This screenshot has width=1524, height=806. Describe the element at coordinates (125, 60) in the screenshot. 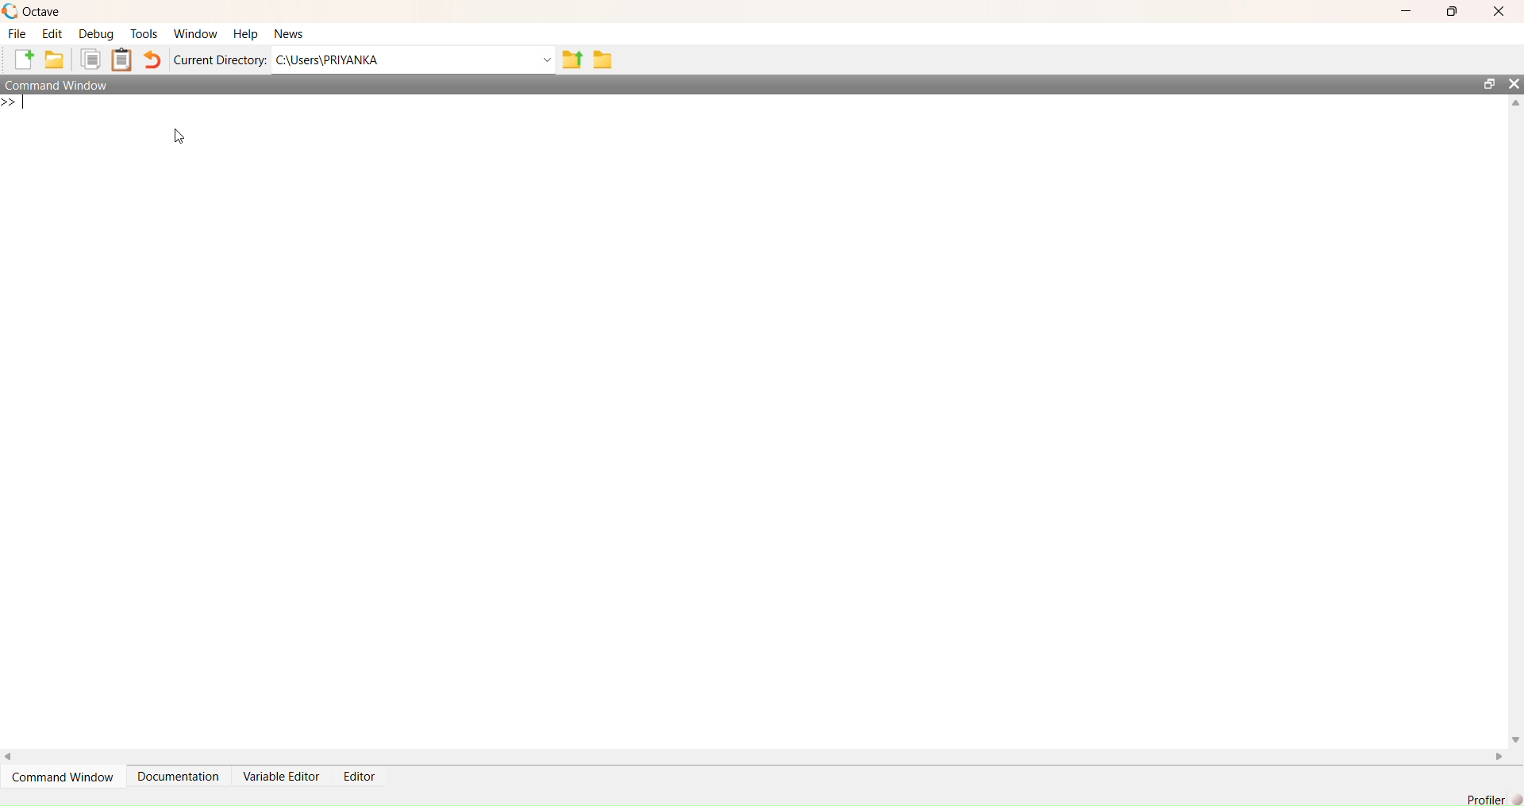

I see `notes` at that location.